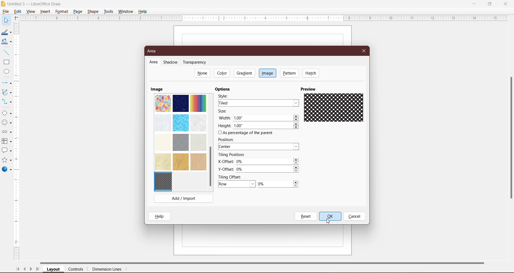 The height and width of the screenshot is (273, 514). What do you see at coordinates (5, 42) in the screenshot?
I see `Fill Color` at bounding box center [5, 42].